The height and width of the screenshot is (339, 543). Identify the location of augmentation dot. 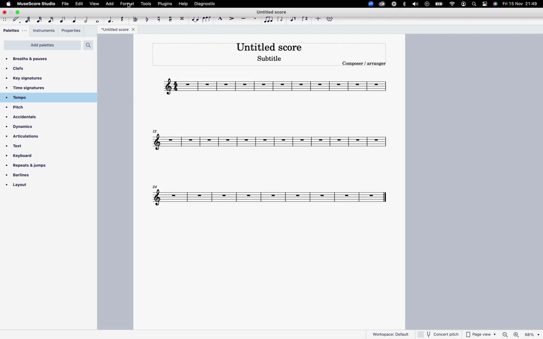
(112, 19).